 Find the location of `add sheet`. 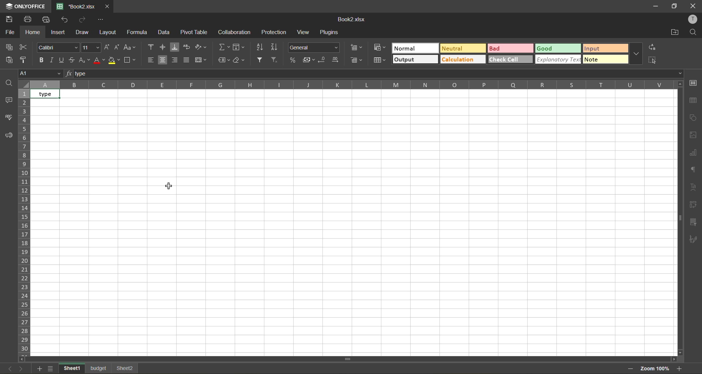

add sheet is located at coordinates (41, 369).